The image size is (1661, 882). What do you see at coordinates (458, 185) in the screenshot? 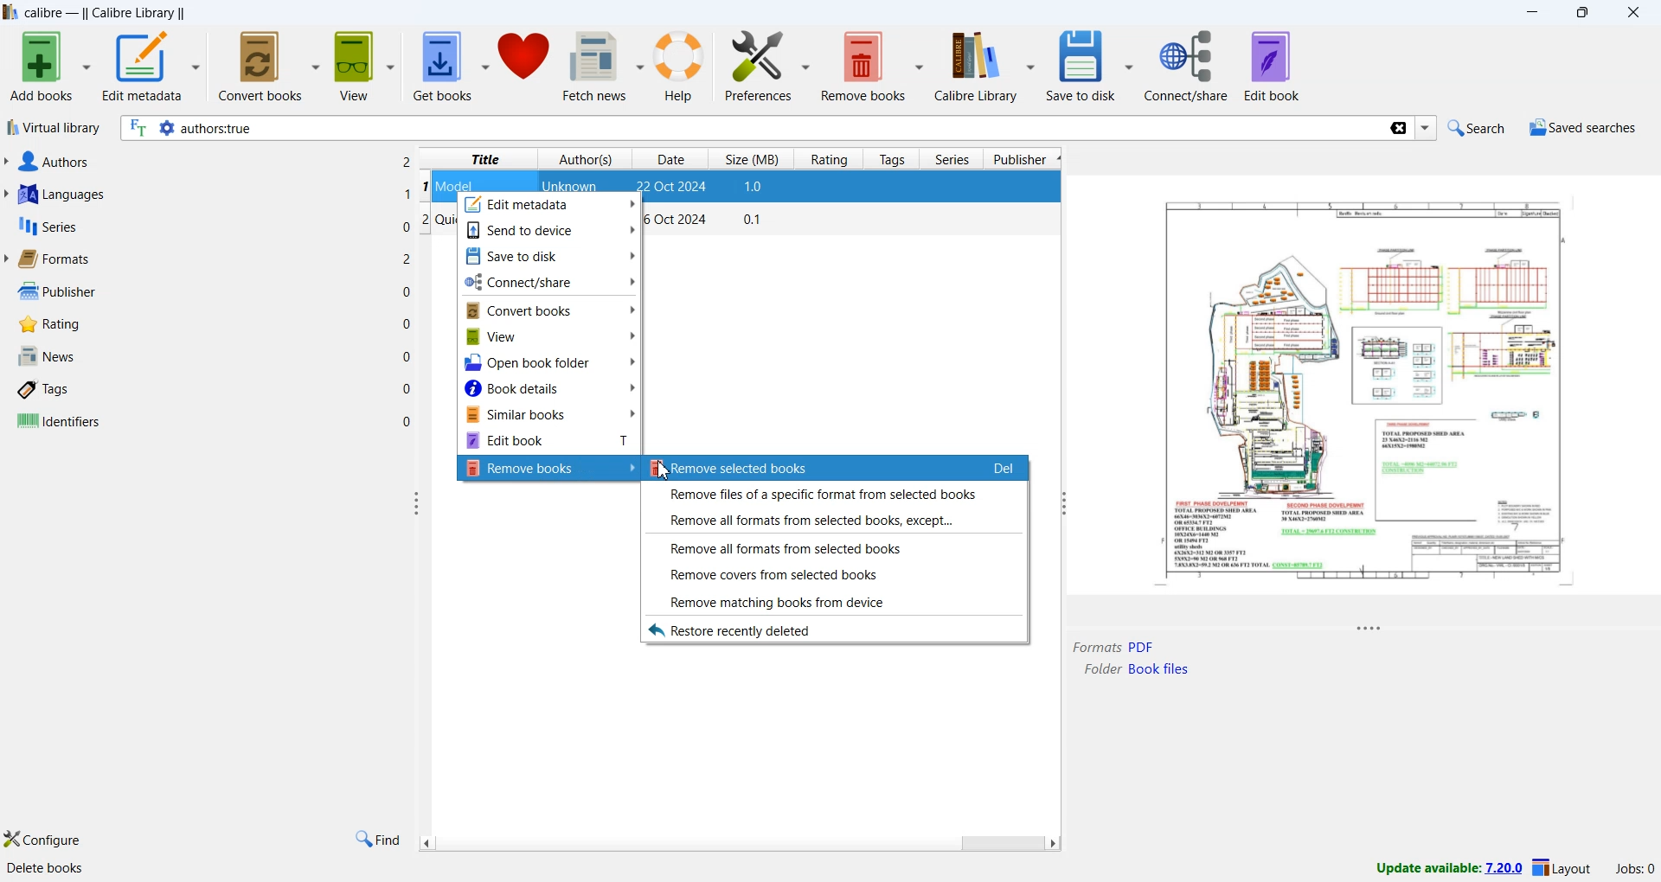
I see `model` at bounding box center [458, 185].